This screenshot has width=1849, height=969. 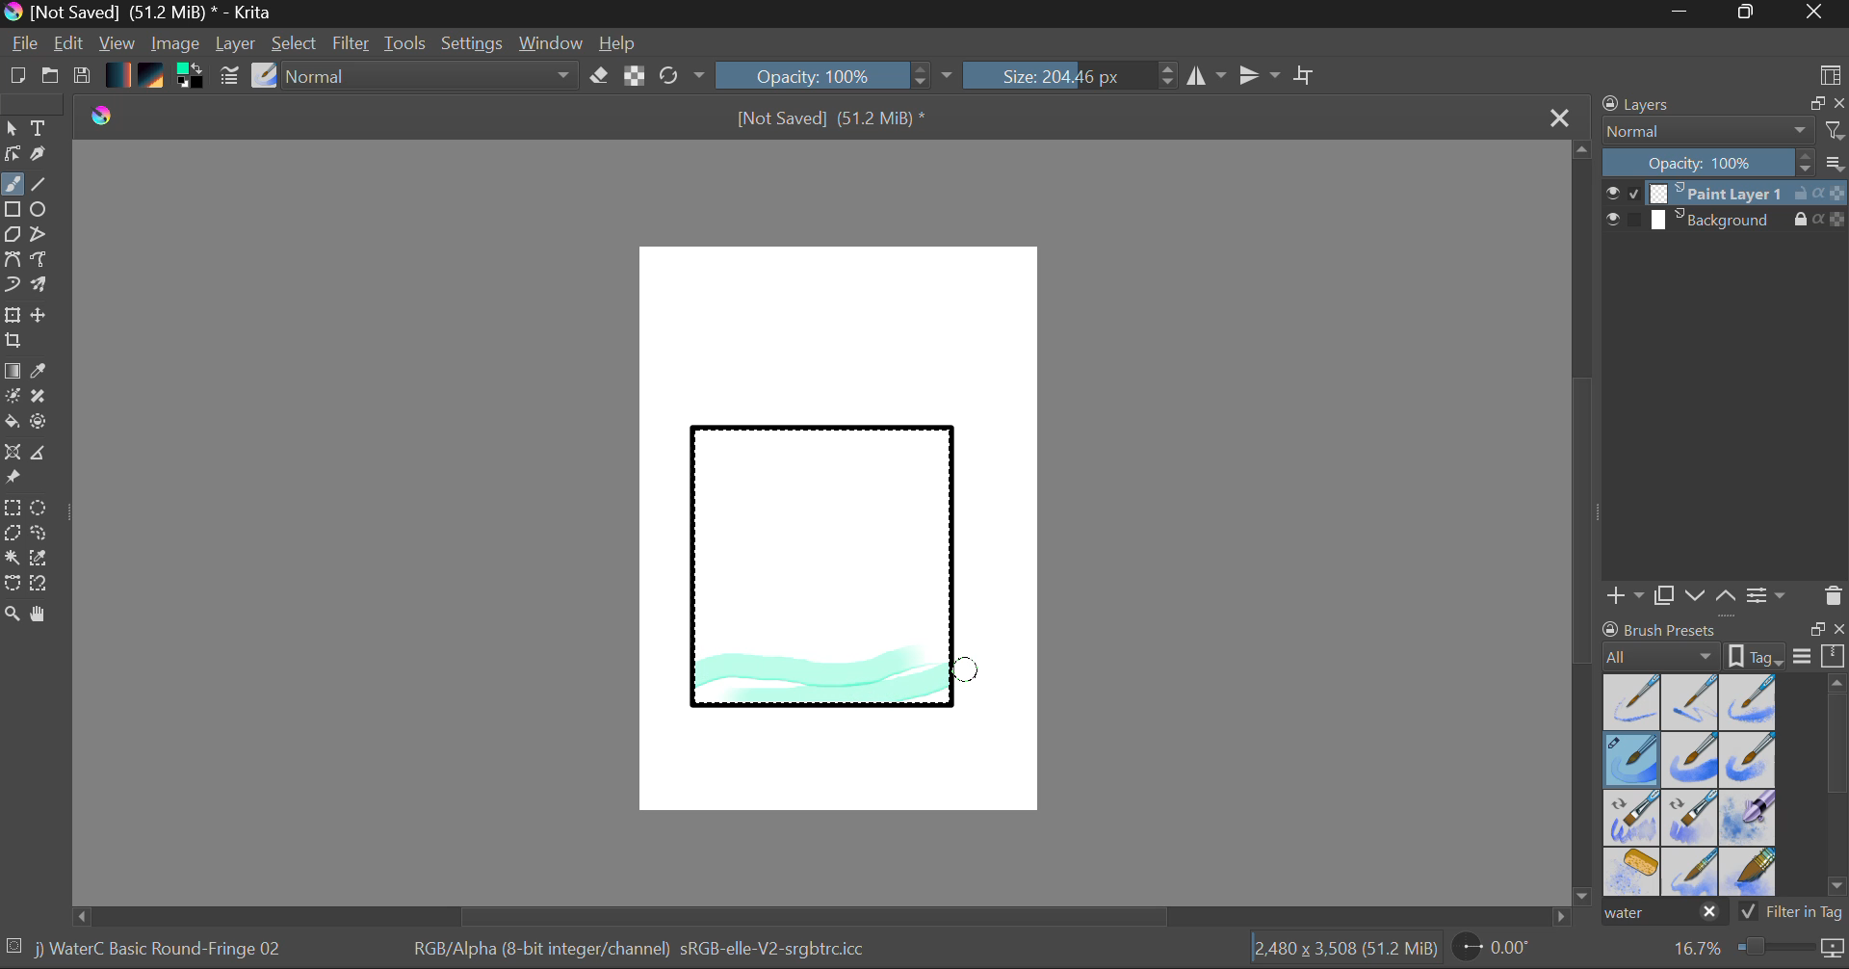 What do you see at coordinates (1665, 596) in the screenshot?
I see `Copy Layer` at bounding box center [1665, 596].